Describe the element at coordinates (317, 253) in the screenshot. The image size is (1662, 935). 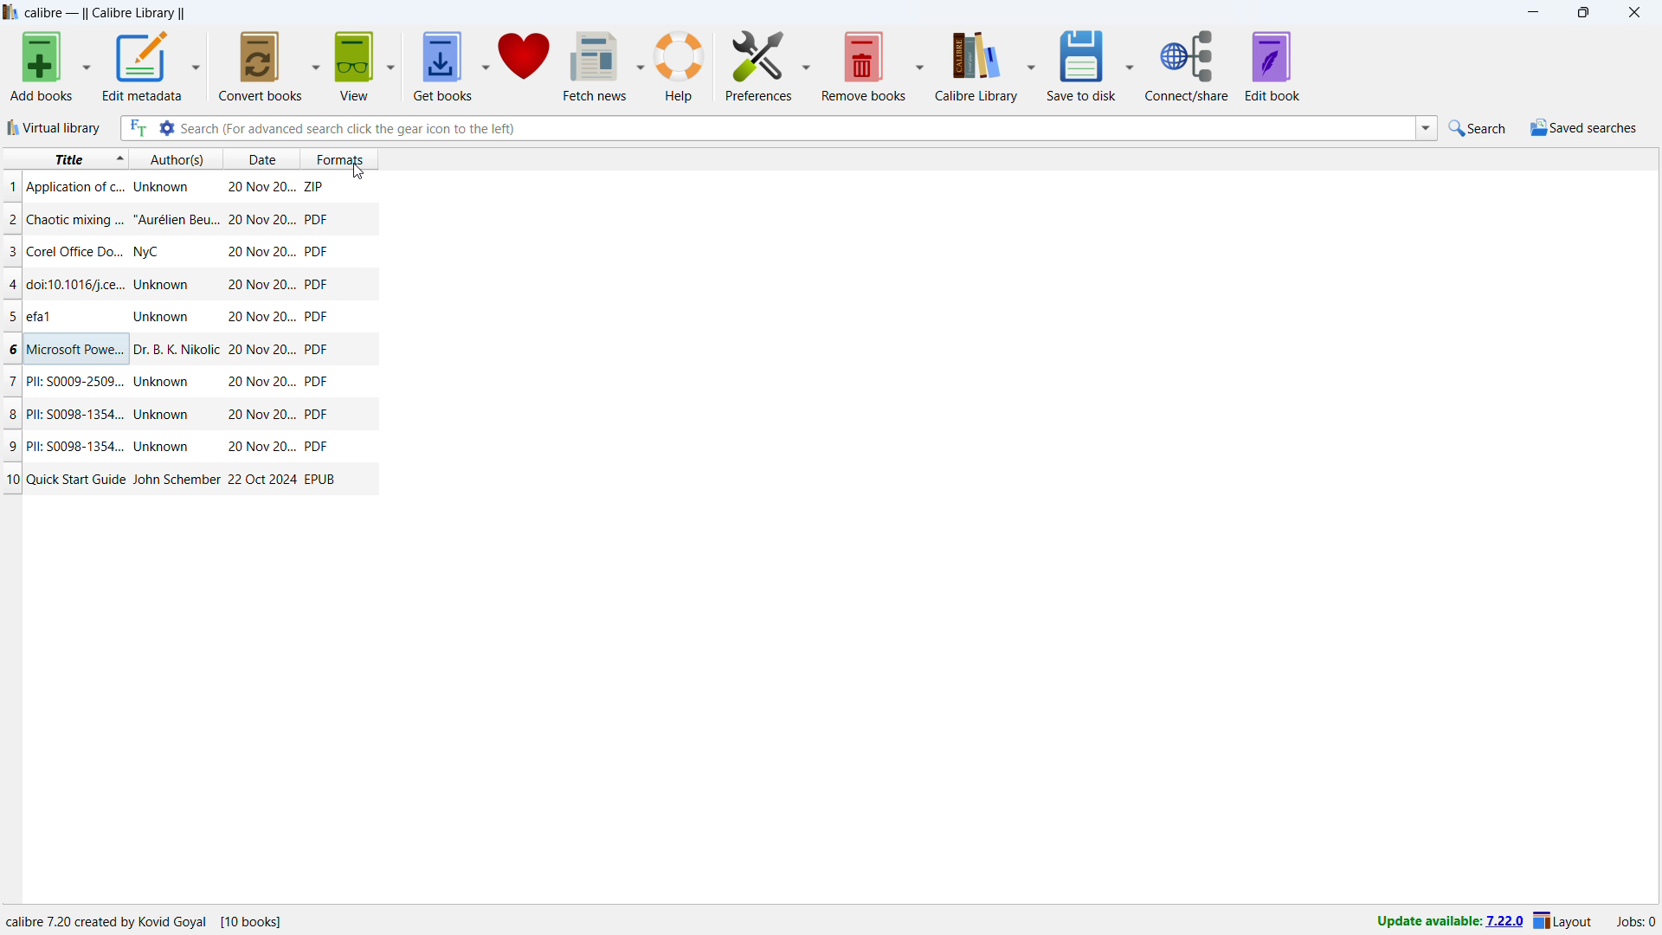
I see `PDF` at that location.